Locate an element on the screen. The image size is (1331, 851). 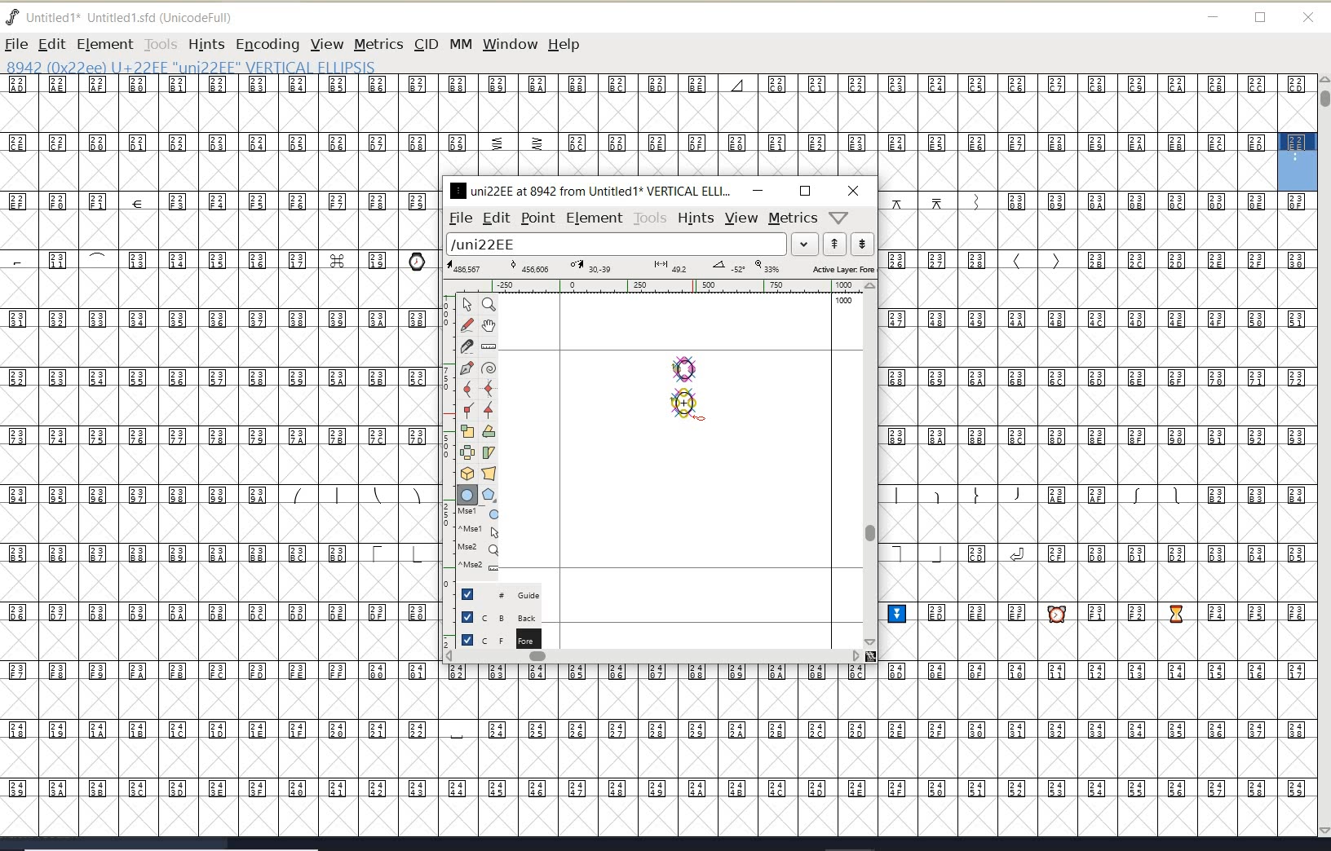
a vertical ellipsis creation is located at coordinates (688, 402).